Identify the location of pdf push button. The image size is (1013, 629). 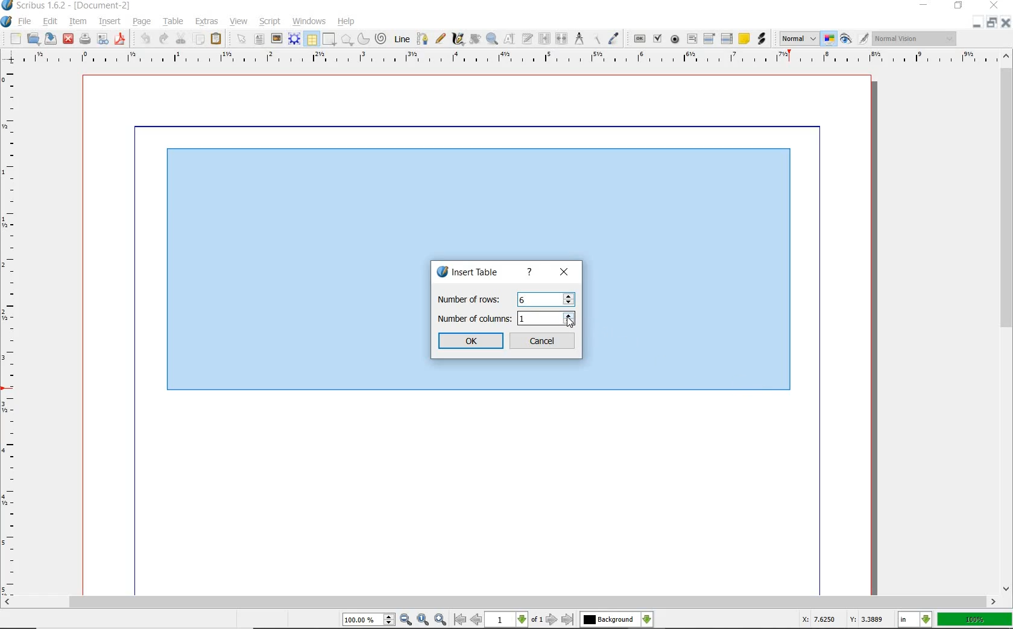
(640, 39).